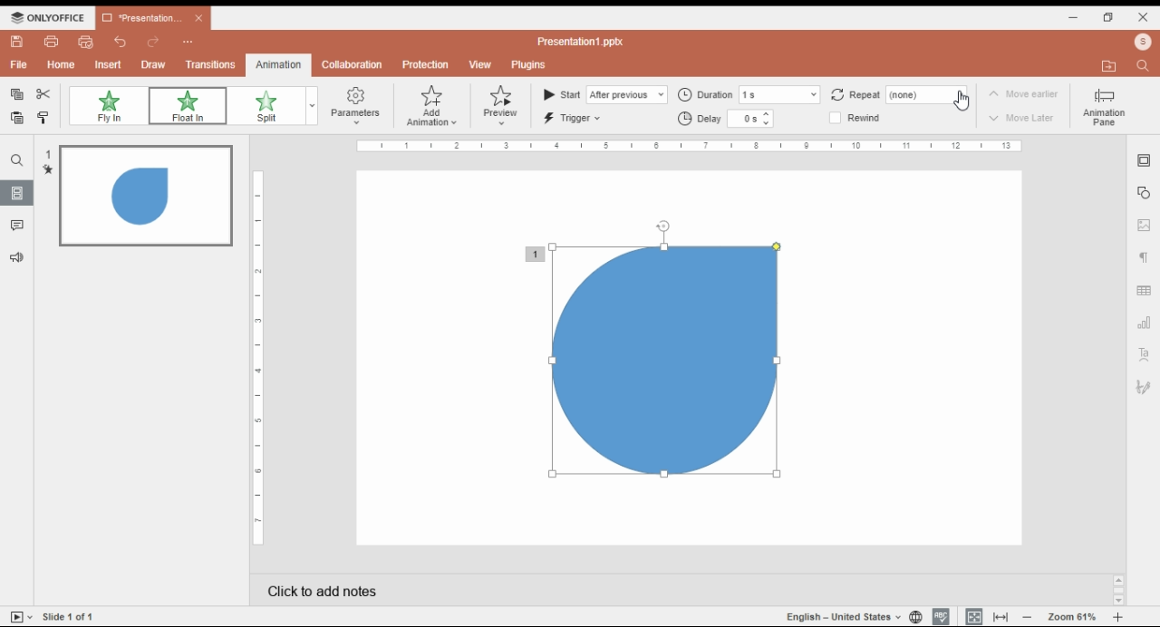 Image resolution: width=1160 pixels, height=627 pixels. I want to click on open file location, so click(1143, 43).